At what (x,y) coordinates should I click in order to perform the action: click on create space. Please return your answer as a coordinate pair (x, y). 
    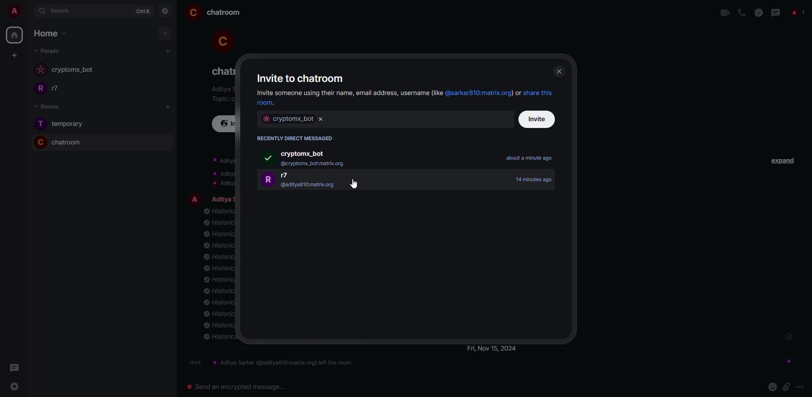
    Looking at the image, I should click on (13, 55).